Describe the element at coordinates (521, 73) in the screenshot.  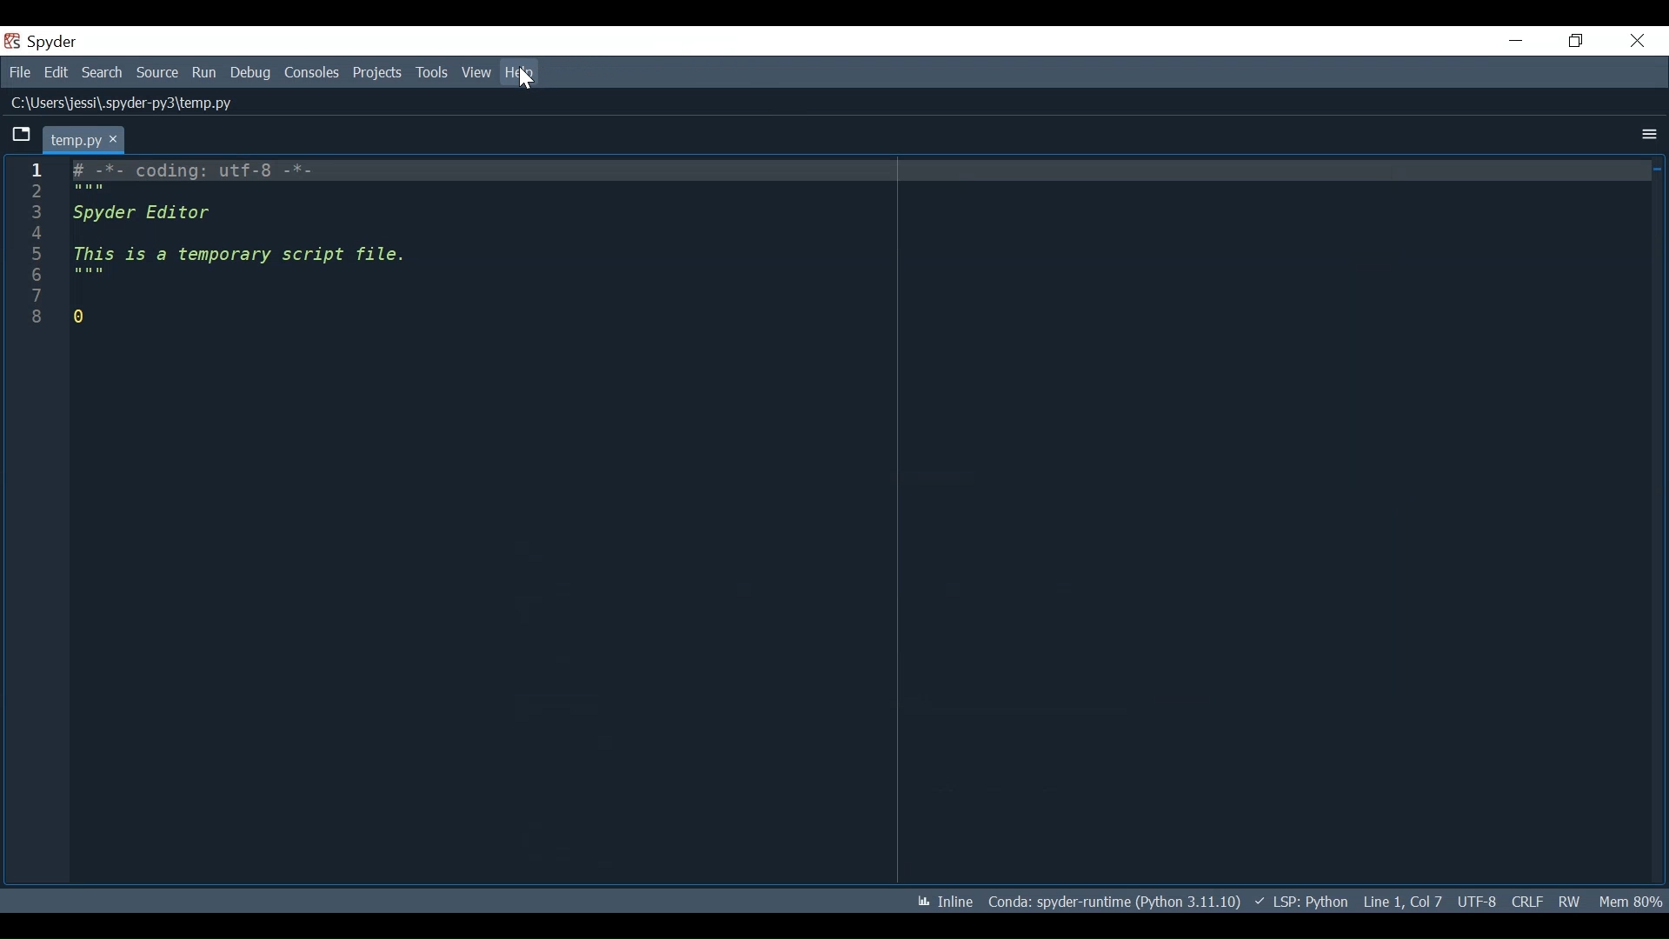
I see `Help` at that location.